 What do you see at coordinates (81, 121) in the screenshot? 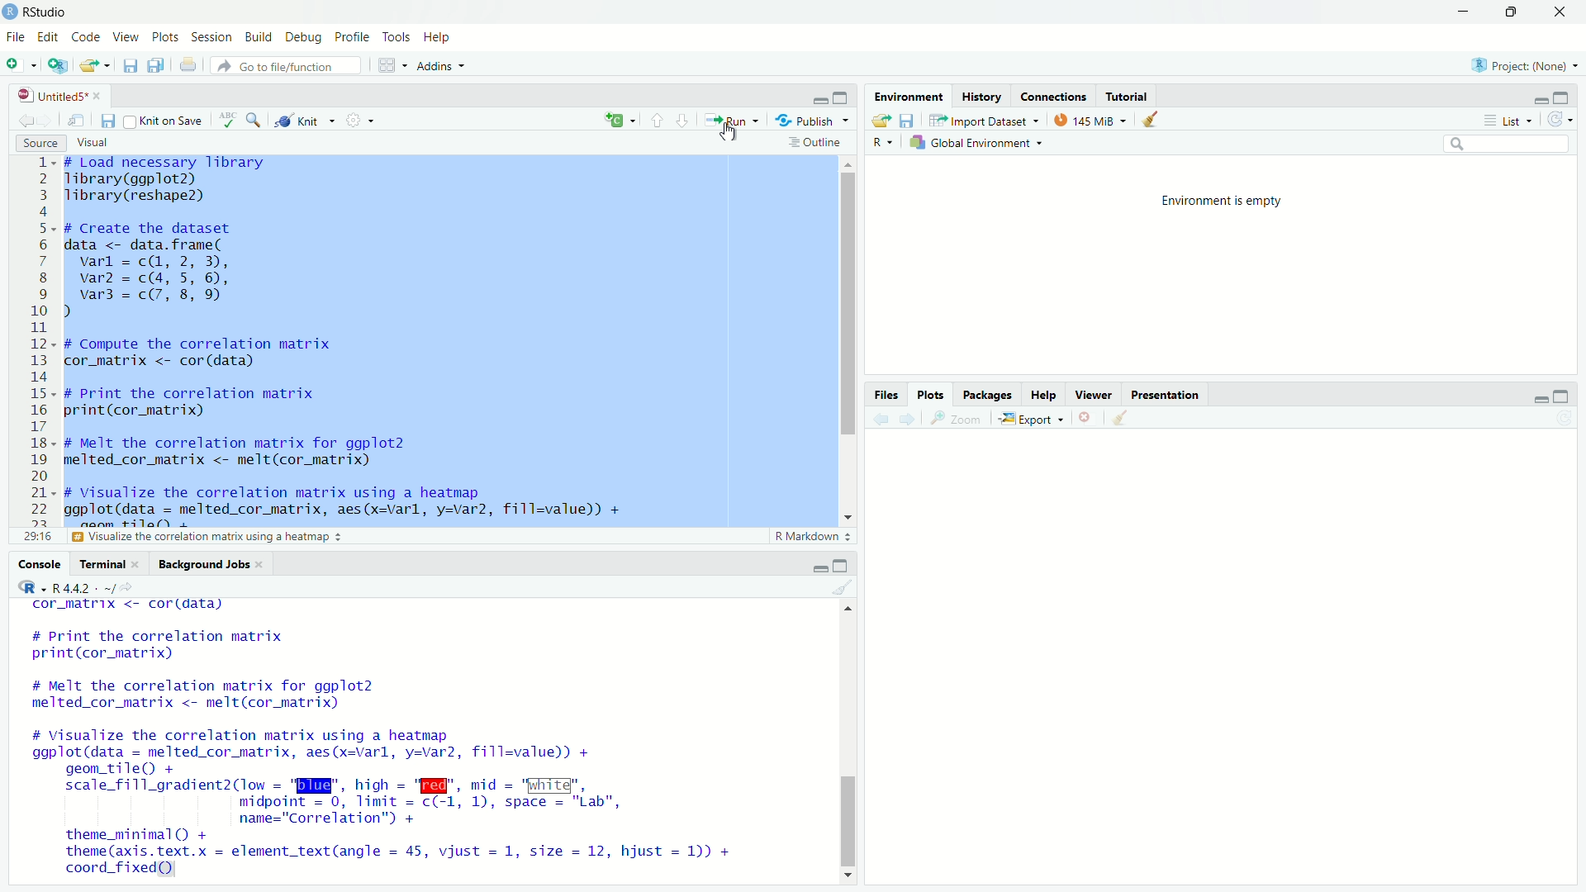
I see `open in new window` at bounding box center [81, 121].